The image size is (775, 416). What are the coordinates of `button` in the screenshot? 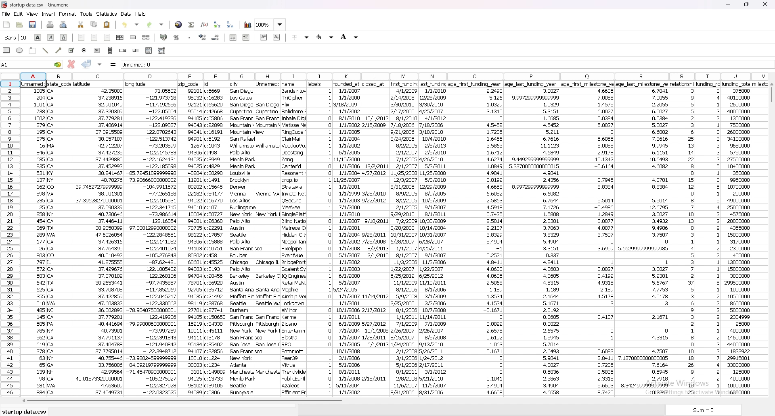 It's located at (98, 51).